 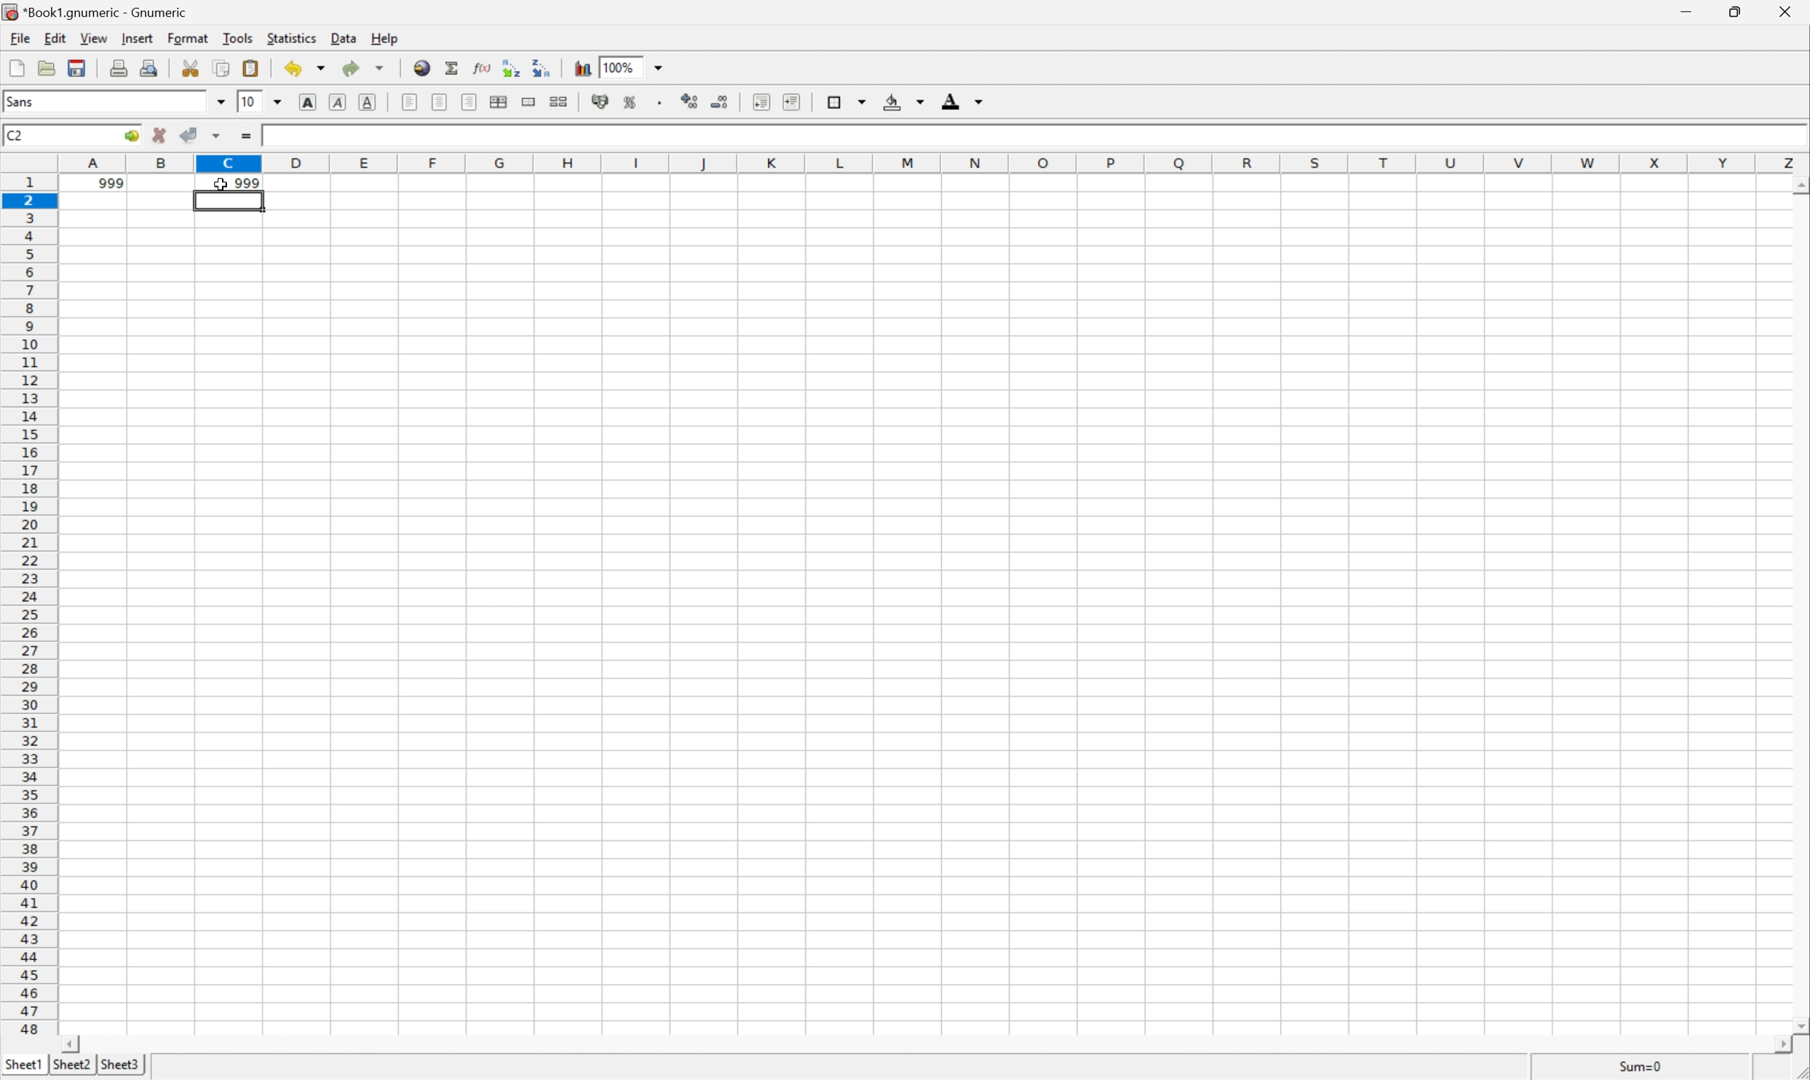 I want to click on merge a range of cells, so click(x=528, y=103).